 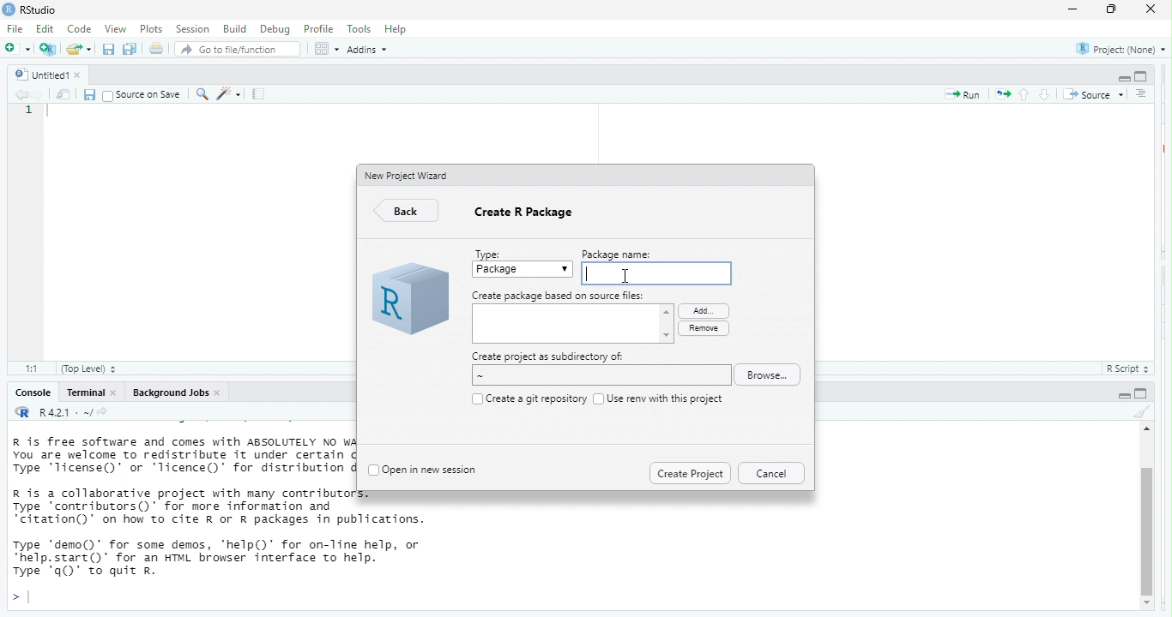 I want to click on Type, so click(x=491, y=252).